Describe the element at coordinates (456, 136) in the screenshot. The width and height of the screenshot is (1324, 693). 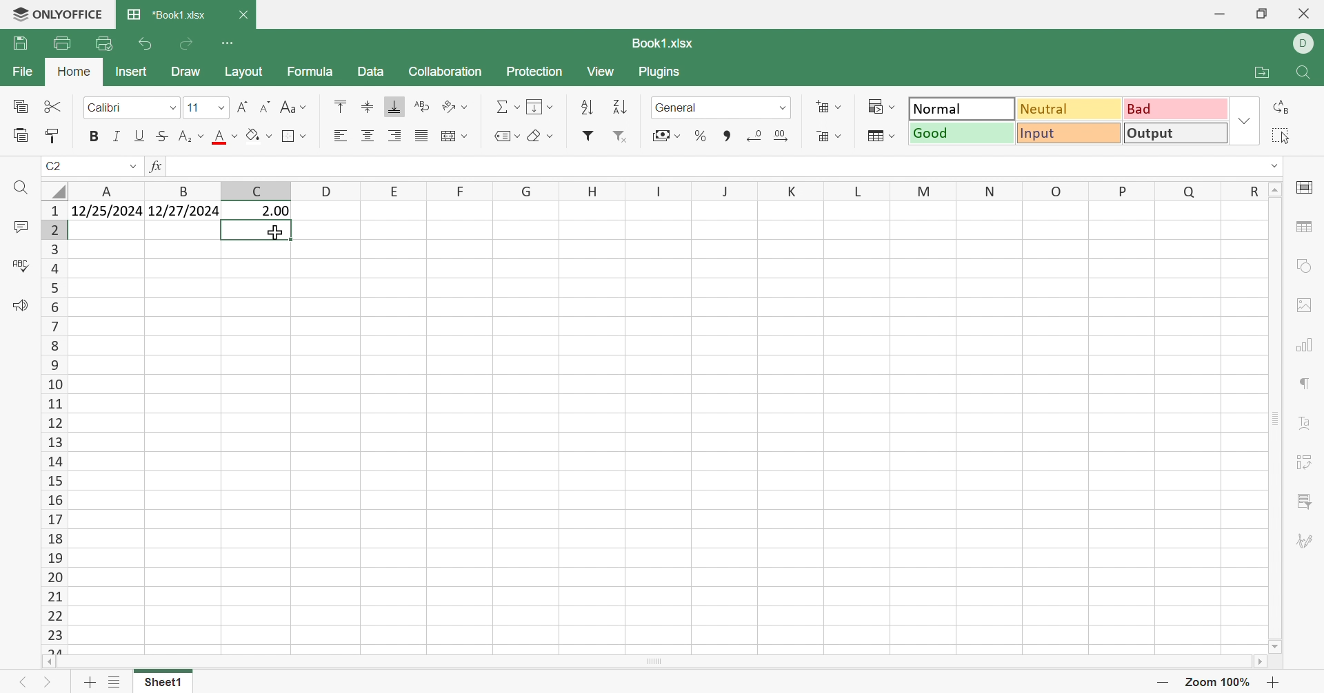
I see `Merge and center` at that location.